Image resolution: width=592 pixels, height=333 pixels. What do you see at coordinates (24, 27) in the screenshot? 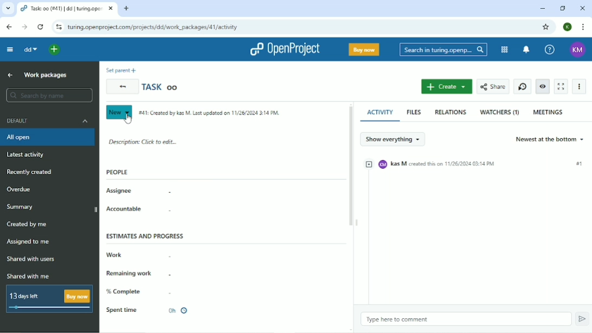
I see `Forward` at bounding box center [24, 27].